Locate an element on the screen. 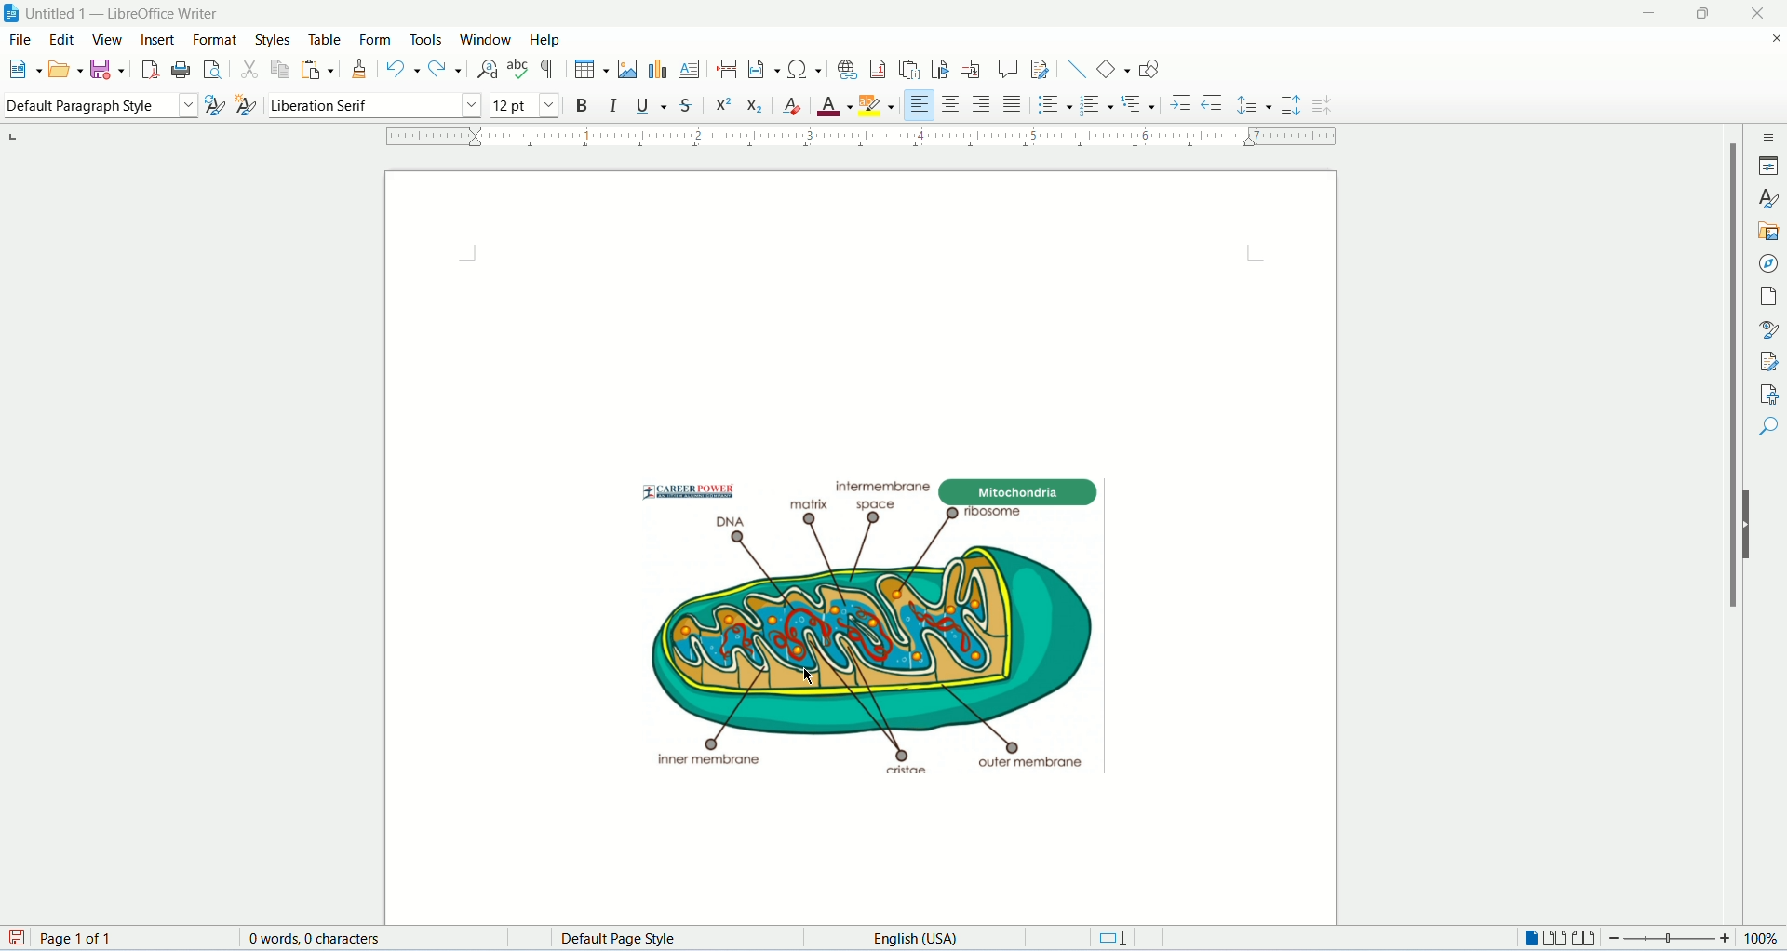  styles is located at coordinates (276, 39).